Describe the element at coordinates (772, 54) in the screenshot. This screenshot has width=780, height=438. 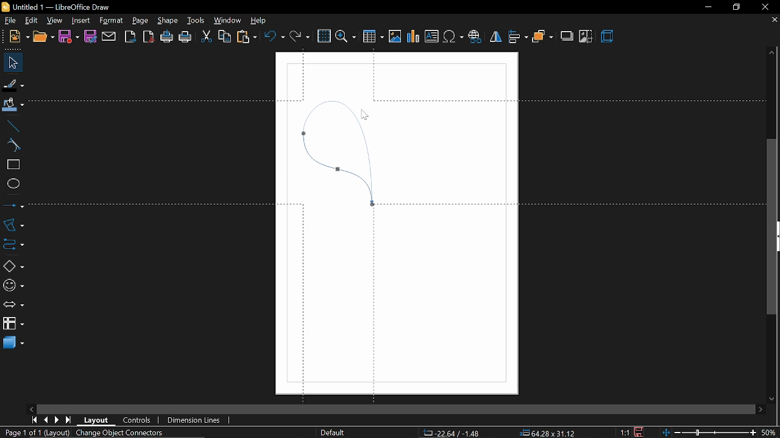
I see `move up` at that location.